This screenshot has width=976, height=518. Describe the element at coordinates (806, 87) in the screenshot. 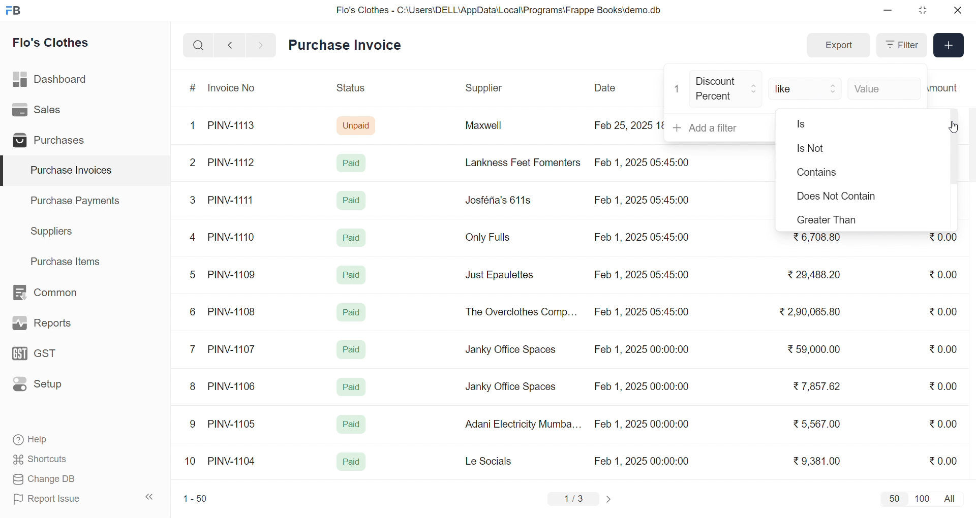

I see `like` at that location.